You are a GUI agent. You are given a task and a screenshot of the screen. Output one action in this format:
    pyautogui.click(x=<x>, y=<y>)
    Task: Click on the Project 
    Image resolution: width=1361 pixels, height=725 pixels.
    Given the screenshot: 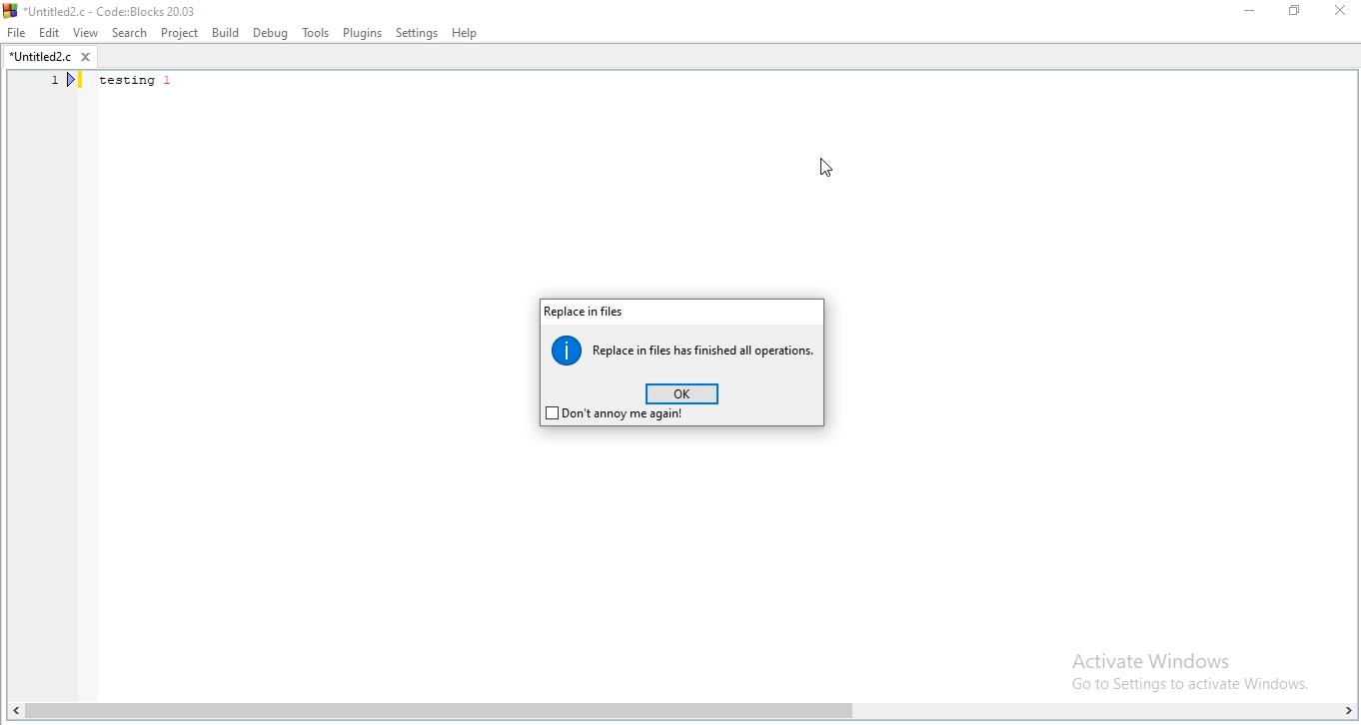 What is the action you would take?
    pyautogui.click(x=181, y=32)
    